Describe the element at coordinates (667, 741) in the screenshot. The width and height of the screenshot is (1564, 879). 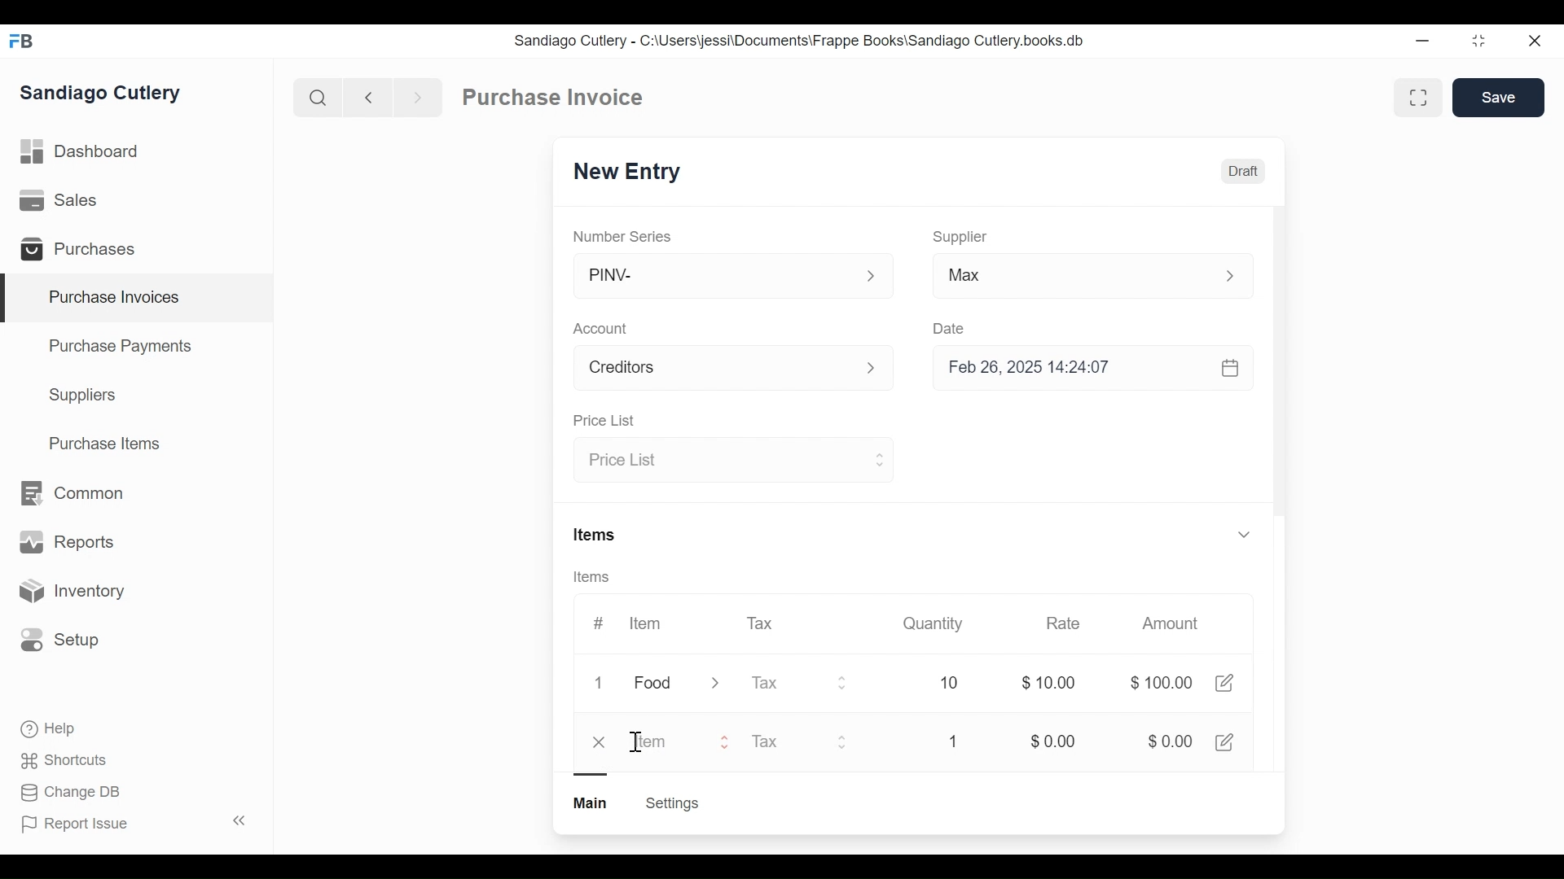
I see `Item` at that location.